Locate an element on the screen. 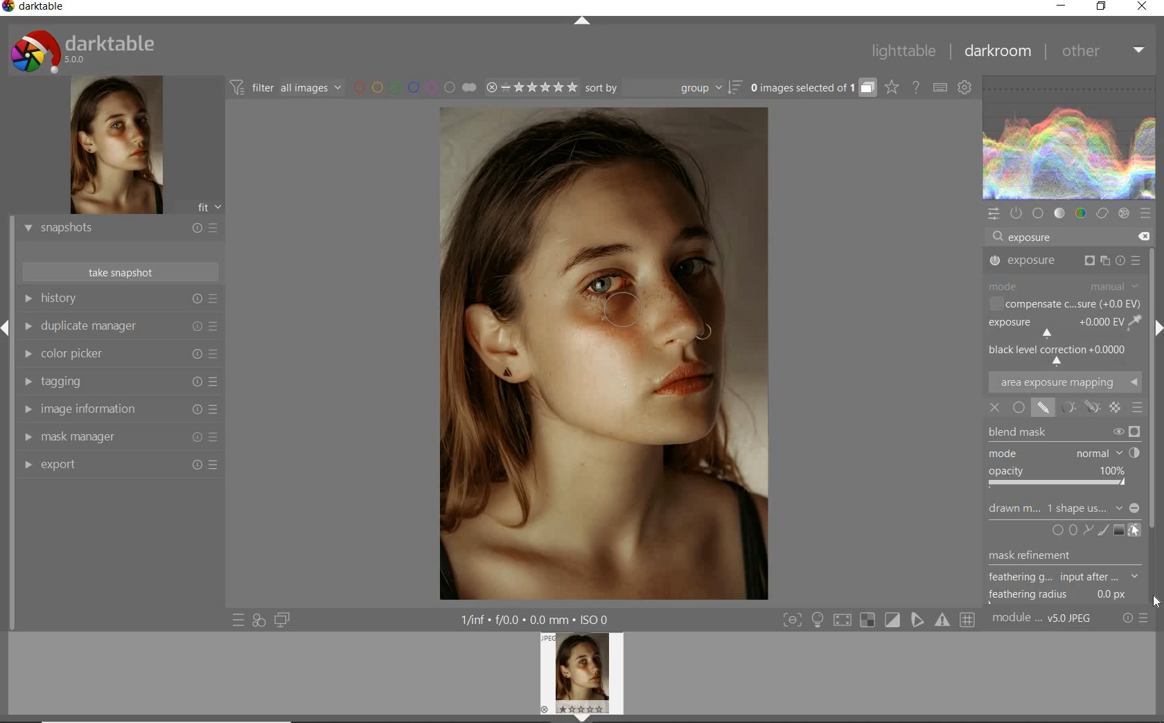 Image resolution: width=1164 pixels, height=723 pixels. CURSOR POSITION is located at coordinates (1156, 600).